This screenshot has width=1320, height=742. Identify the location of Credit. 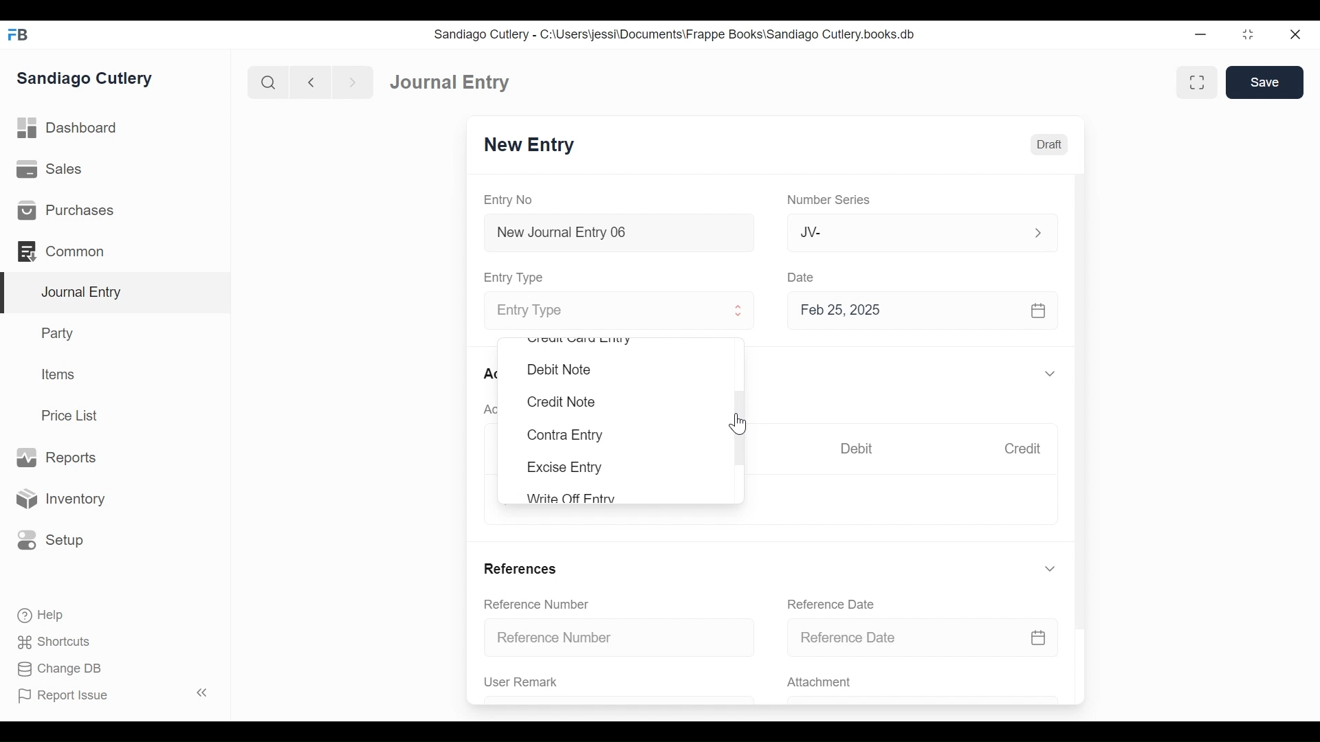
(1022, 449).